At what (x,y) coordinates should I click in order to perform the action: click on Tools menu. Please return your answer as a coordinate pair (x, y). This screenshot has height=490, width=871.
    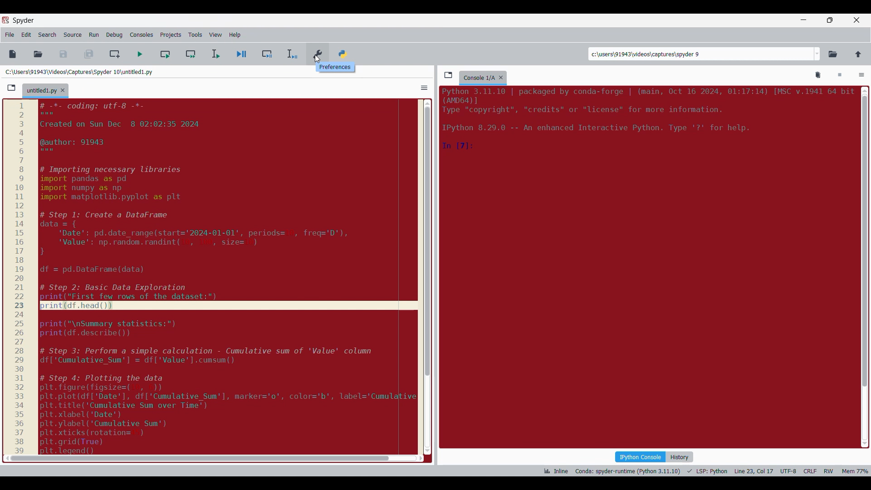
    Looking at the image, I should click on (195, 35).